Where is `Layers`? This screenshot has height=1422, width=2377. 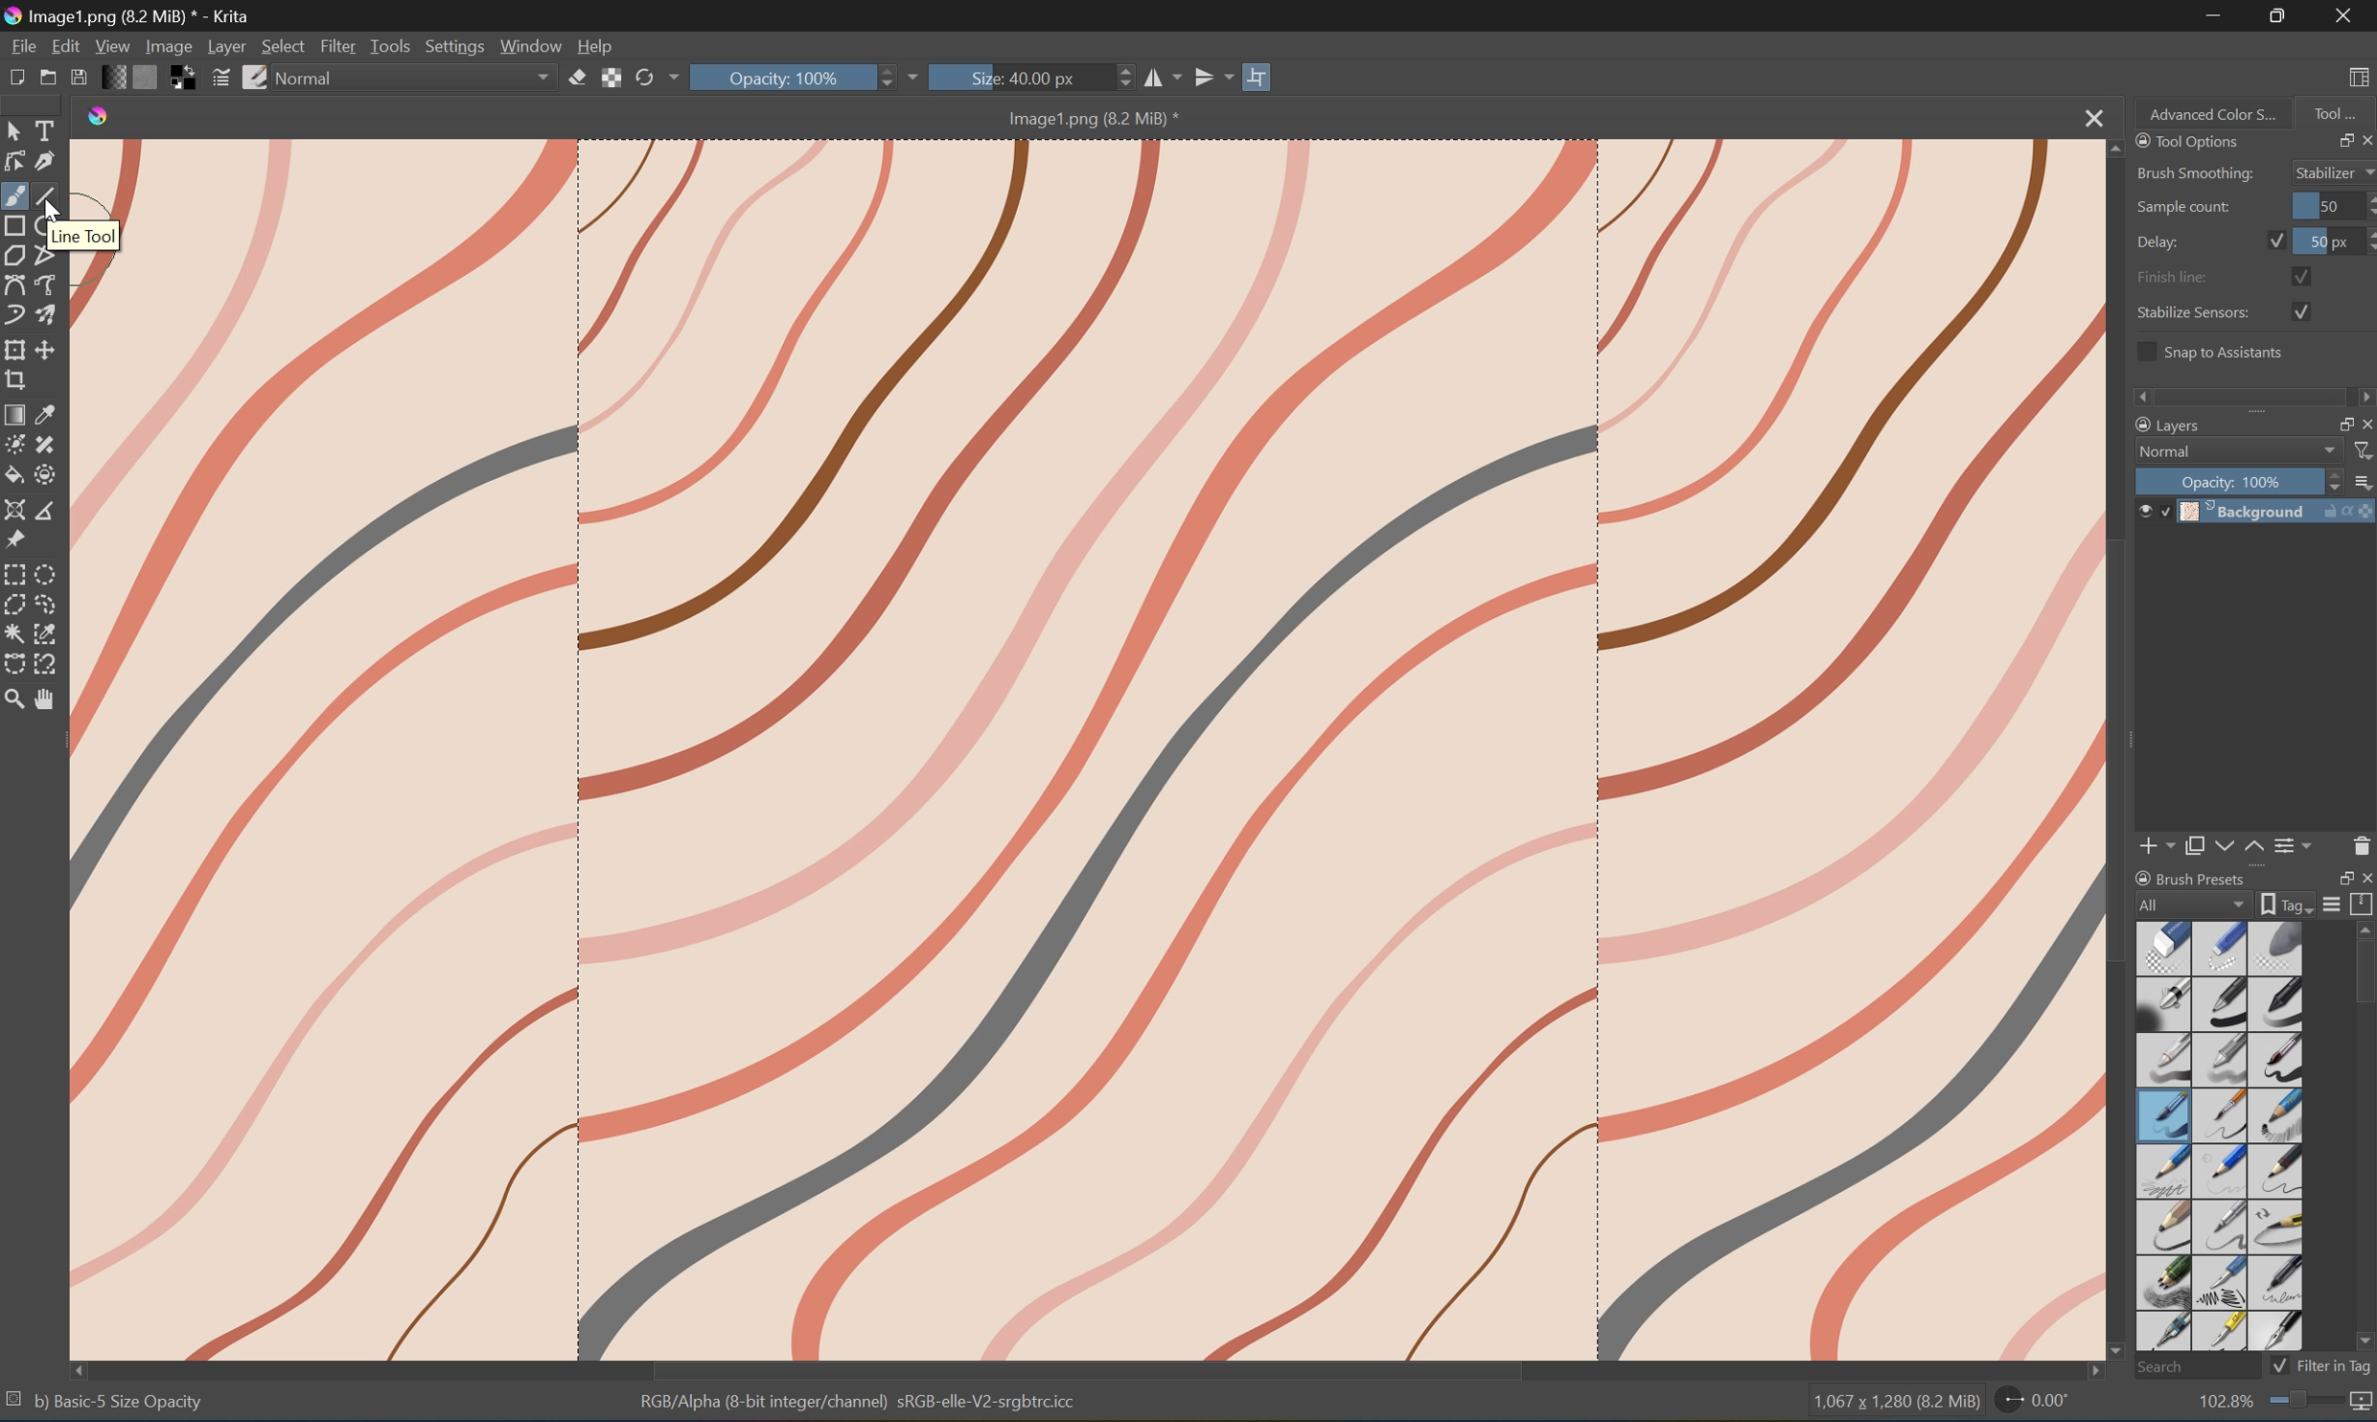
Layers is located at coordinates (2166, 423).